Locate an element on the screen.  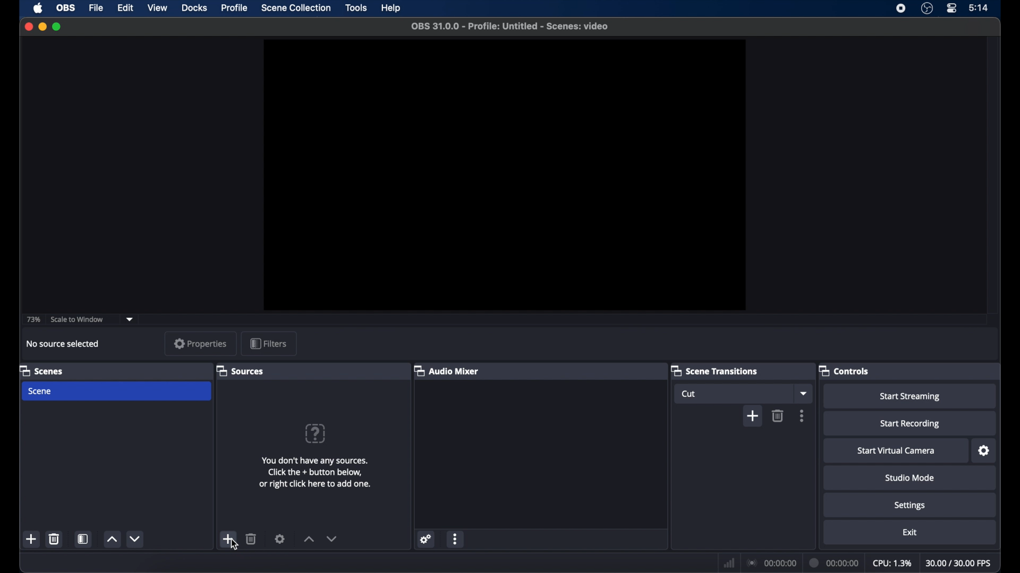
scenes is located at coordinates (41, 370).